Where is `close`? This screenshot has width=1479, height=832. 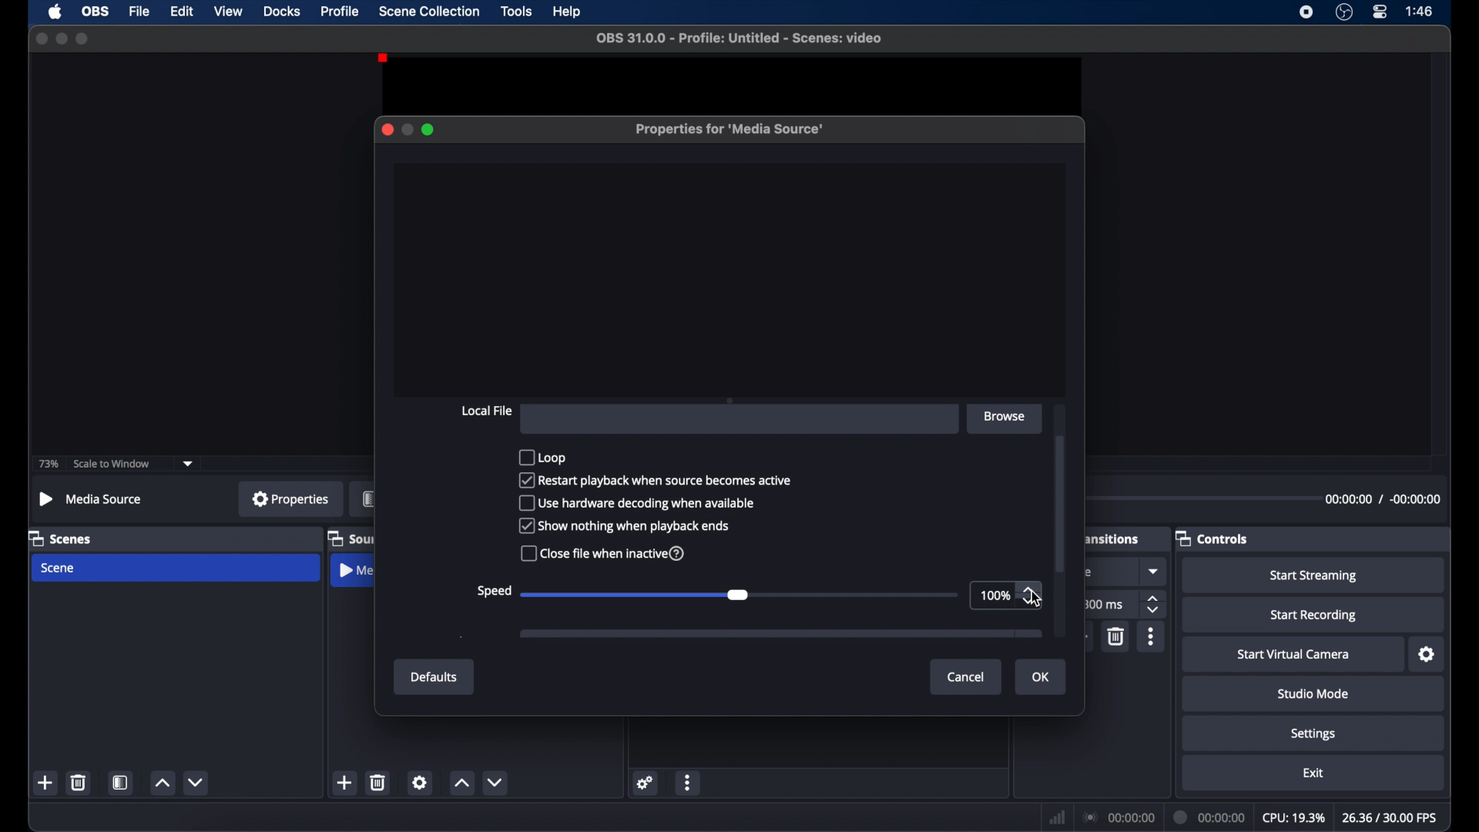
close is located at coordinates (387, 129).